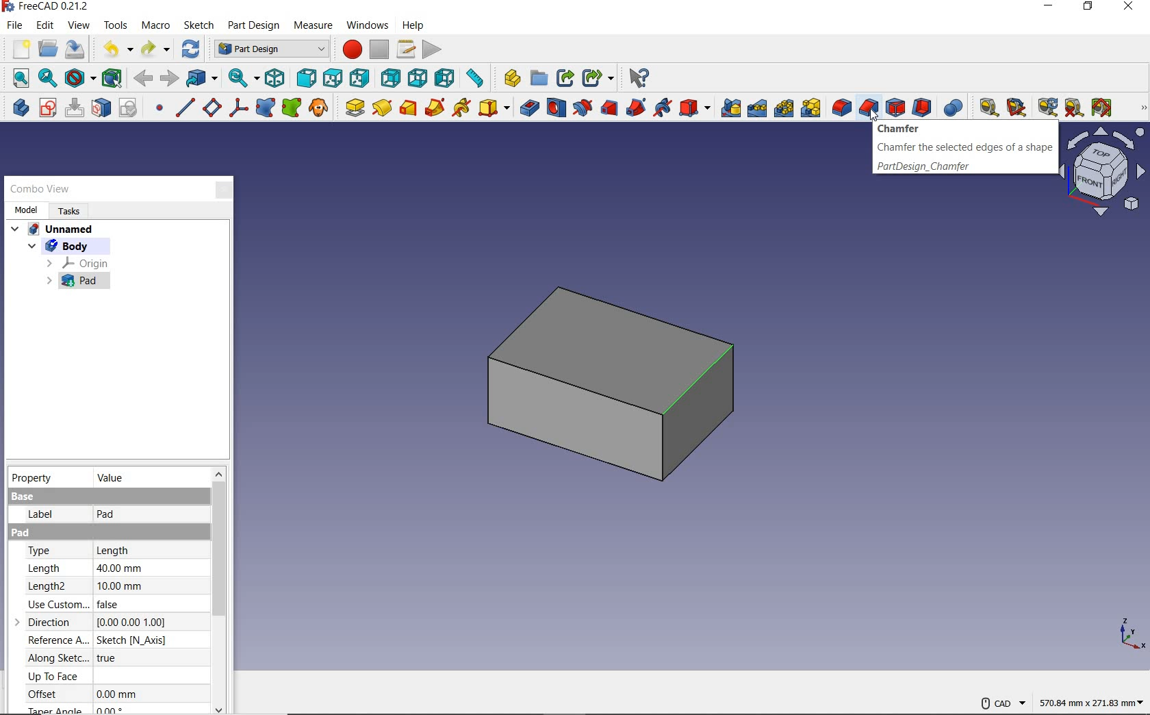 This screenshot has width=1150, height=715. I want to click on model, so click(27, 210).